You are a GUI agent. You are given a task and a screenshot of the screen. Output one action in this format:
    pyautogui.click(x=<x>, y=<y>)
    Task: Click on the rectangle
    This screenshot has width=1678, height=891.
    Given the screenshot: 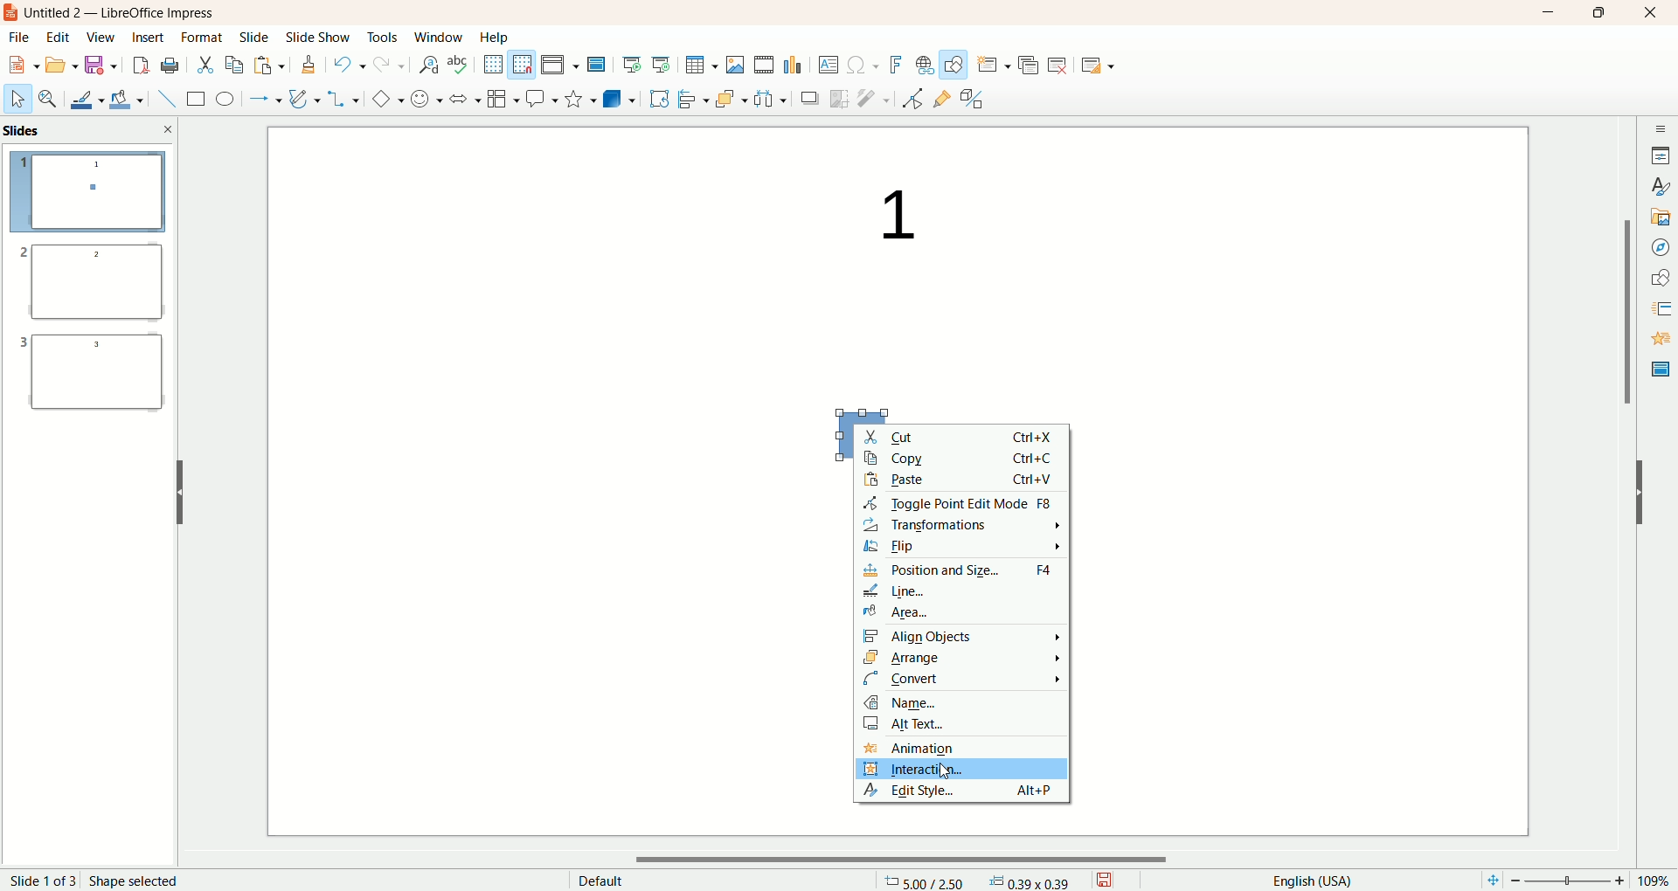 What is the action you would take?
    pyautogui.click(x=191, y=99)
    